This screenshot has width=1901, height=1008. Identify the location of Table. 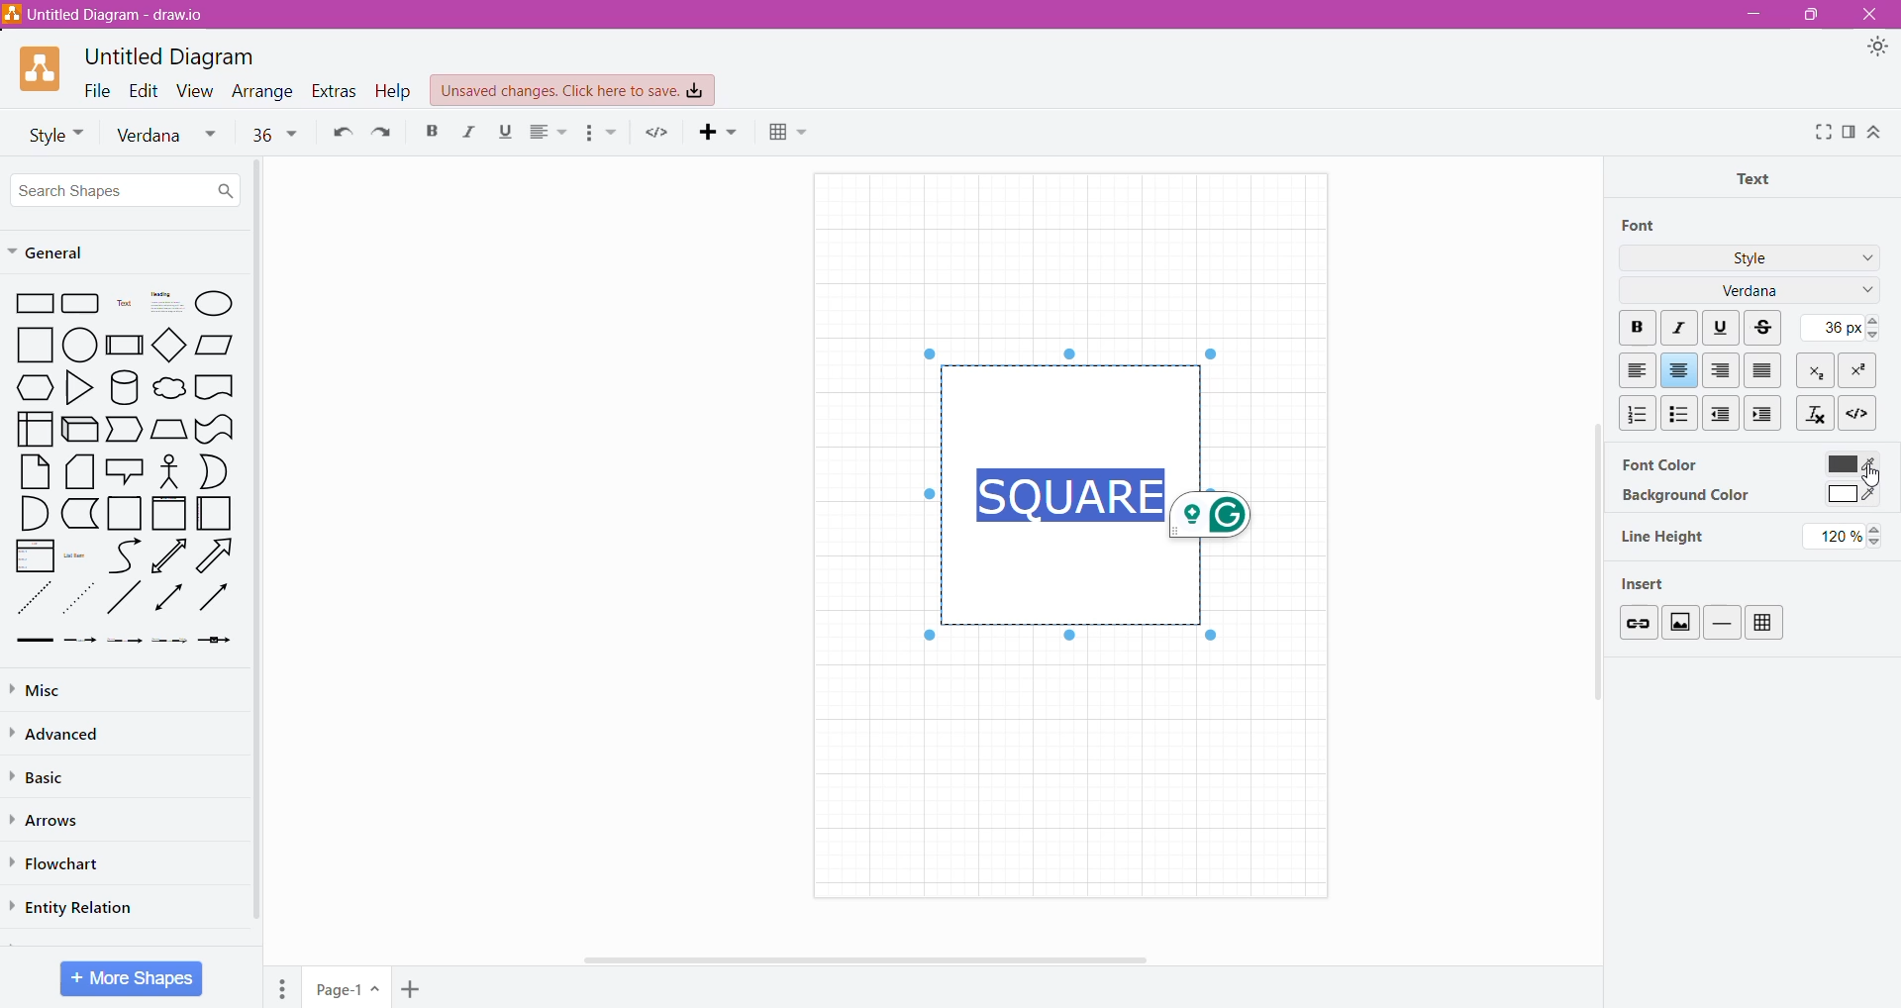
(1764, 623).